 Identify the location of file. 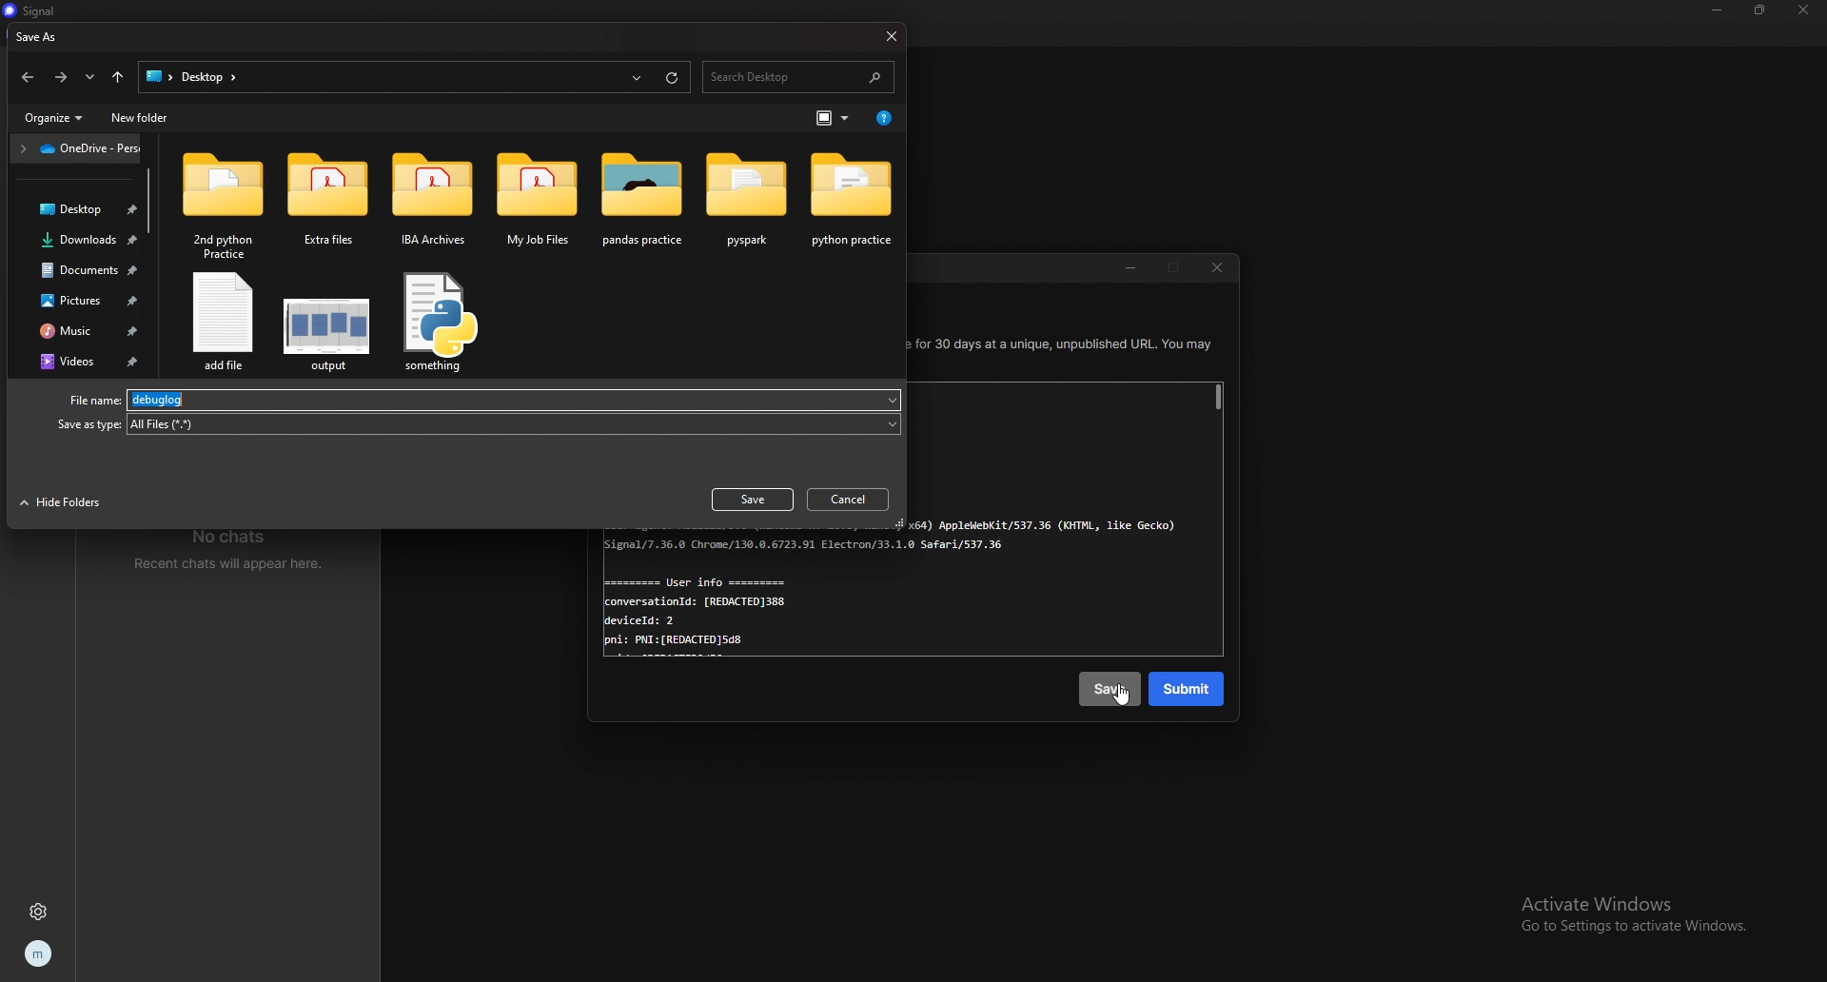
(439, 323).